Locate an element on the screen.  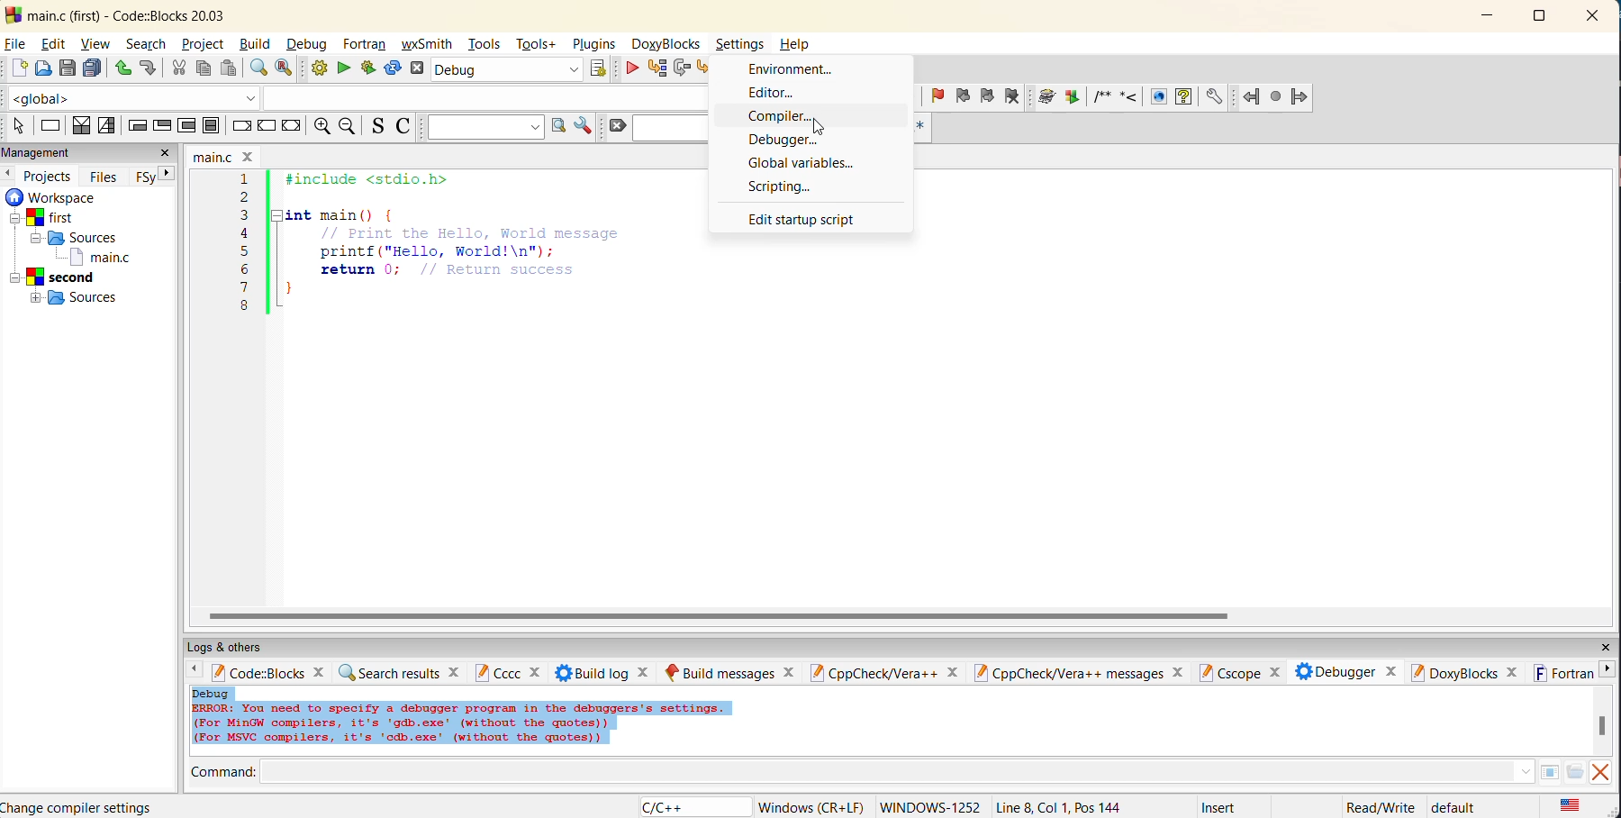
compiler is located at coordinates (787, 116).